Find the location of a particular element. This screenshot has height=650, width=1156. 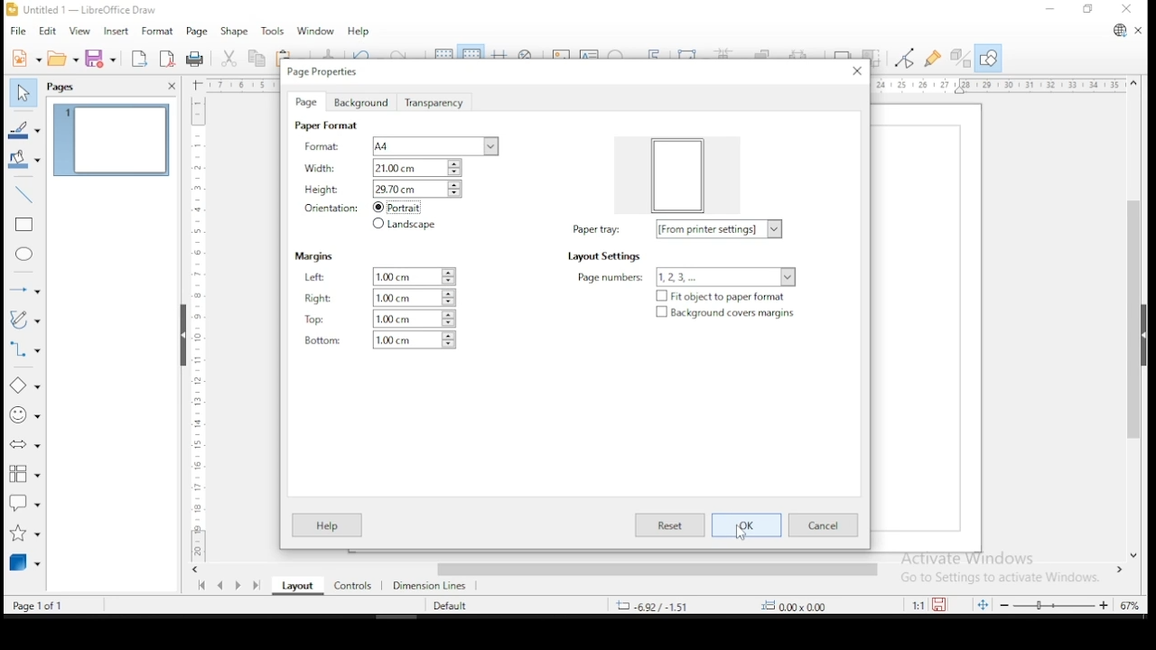

top margin settings is located at coordinates (379, 319).